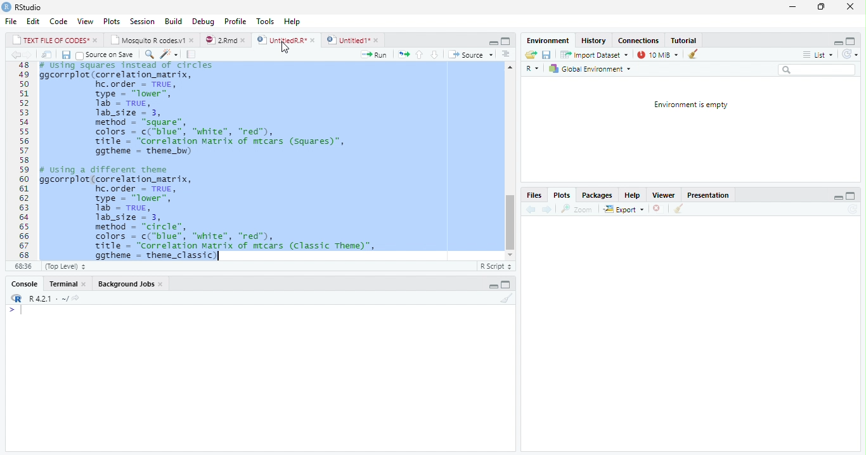 Image resolution: width=866 pixels, height=455 pixels. Describe the element at coordinates (854, 55) in the screenshot. I see `refresh` at that location.